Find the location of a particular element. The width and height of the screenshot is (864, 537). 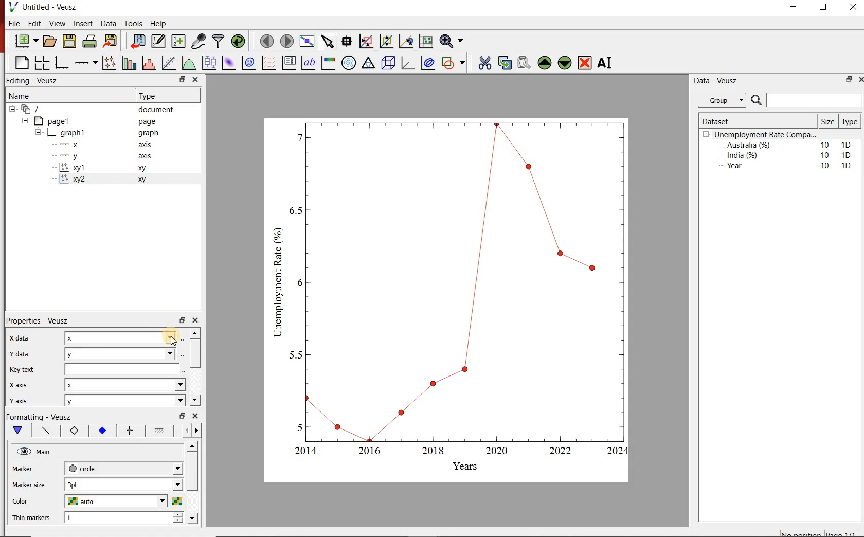

move up is located at coordinates (195, 333).